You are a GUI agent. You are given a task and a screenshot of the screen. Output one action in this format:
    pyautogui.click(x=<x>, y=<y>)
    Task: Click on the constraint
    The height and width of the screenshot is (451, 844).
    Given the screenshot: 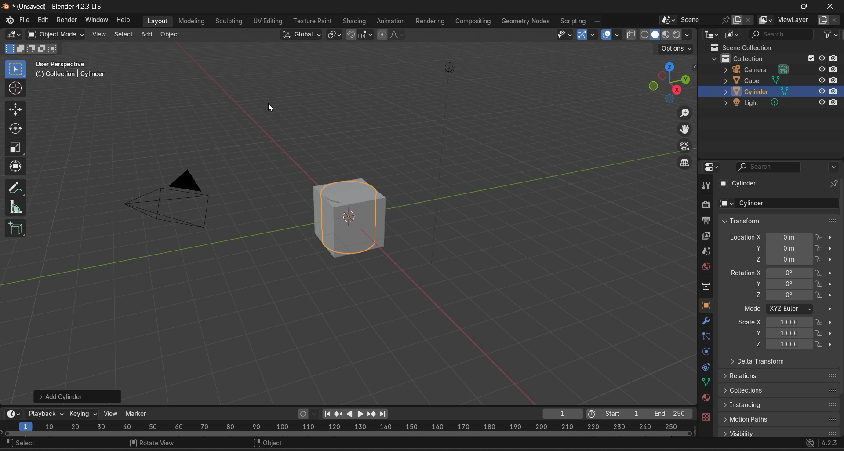 What is the action you would take?
    pyautogui.click(x=706, y=367)
    